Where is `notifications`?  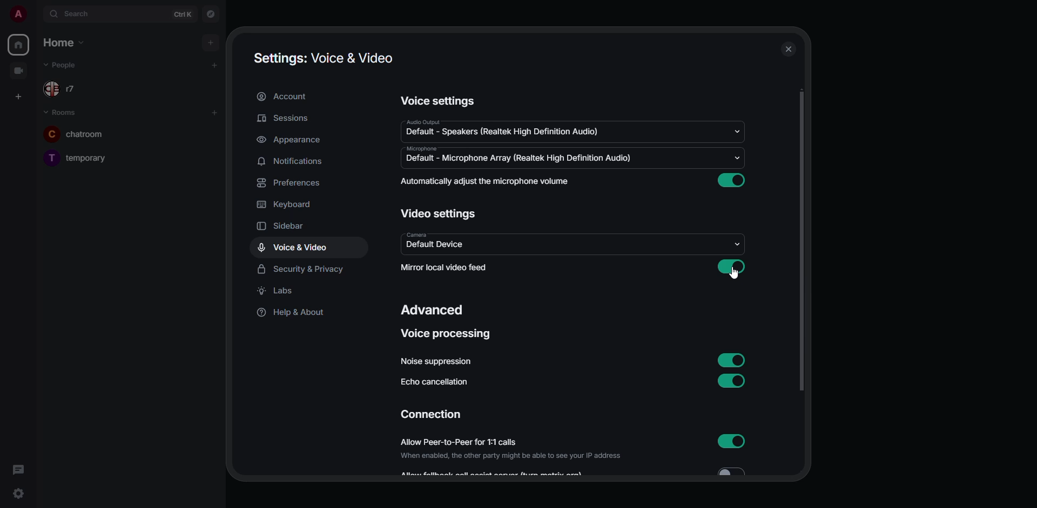
notifications is located at coordinates (292, 161).